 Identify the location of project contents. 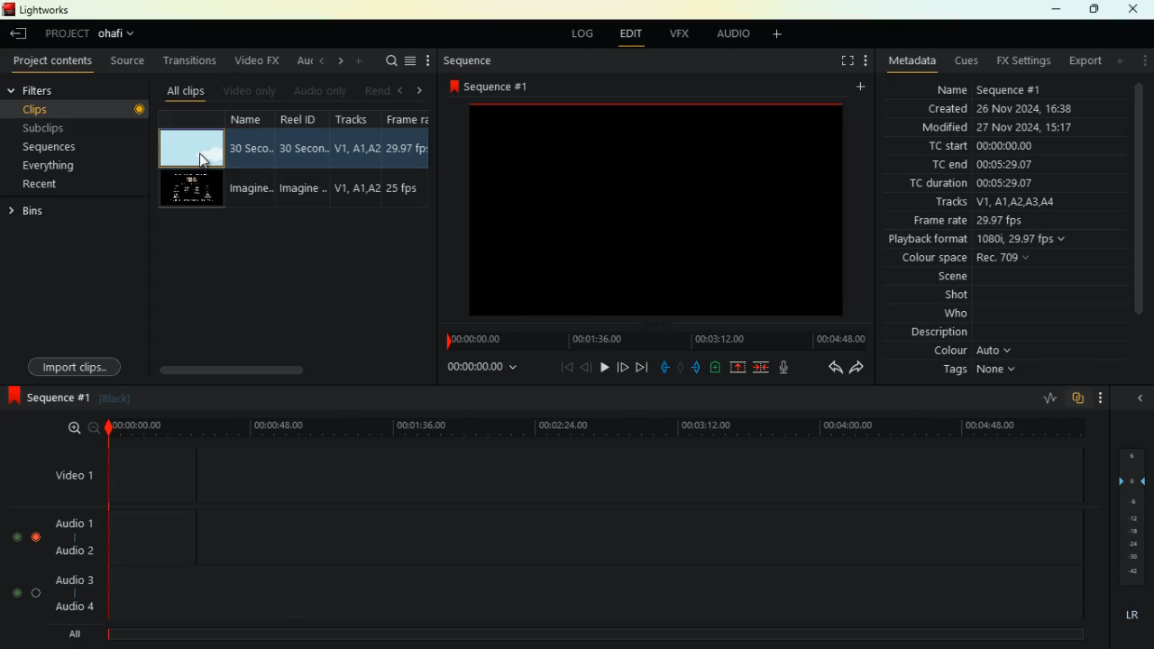
(57, 61).